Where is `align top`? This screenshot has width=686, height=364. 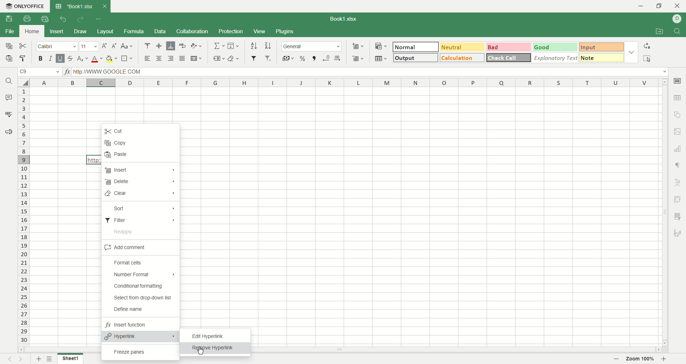
align top is located at coordinates (146, 45).